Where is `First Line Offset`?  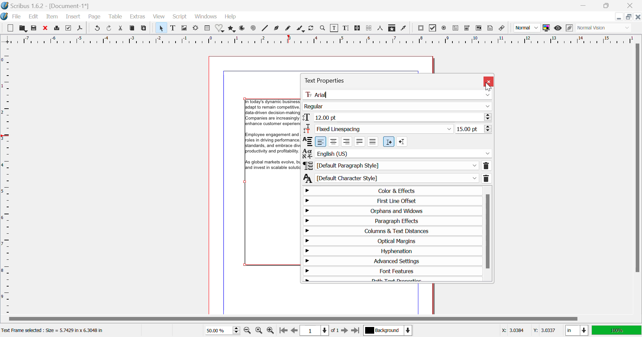 First Line Offset is located at coordinates (392, 201).